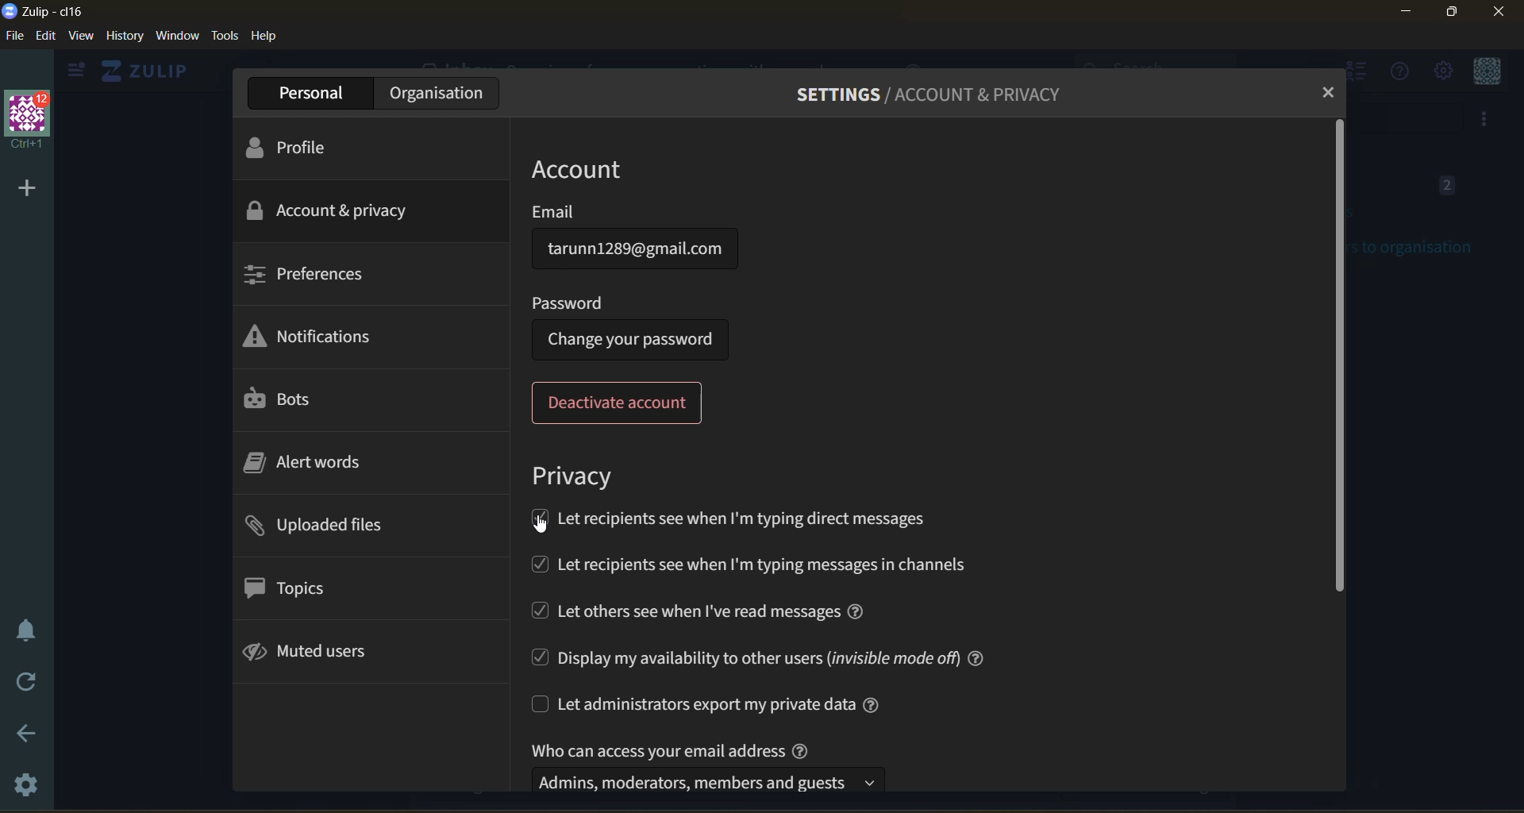  What do you see at coordinates (30, 121) in the screenshot?
I see `organisation name and profile picture` at bounding box center [30, 121].